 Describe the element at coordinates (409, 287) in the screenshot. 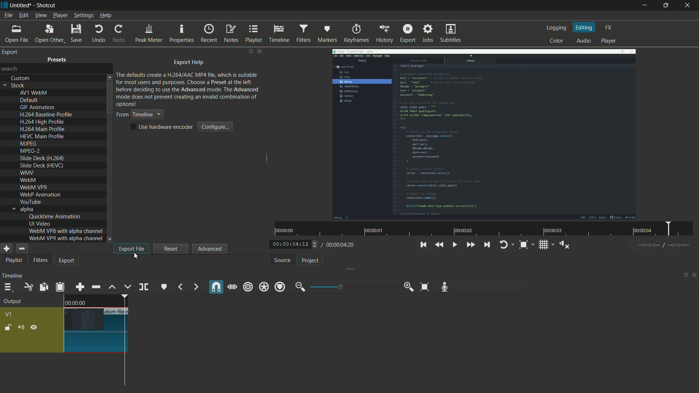

I see `zoom in` at that location.